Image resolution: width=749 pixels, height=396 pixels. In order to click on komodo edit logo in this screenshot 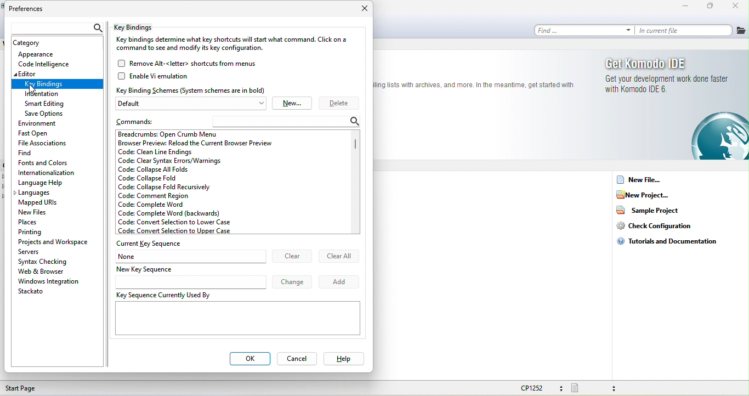, I will do `click(708, 135)`.